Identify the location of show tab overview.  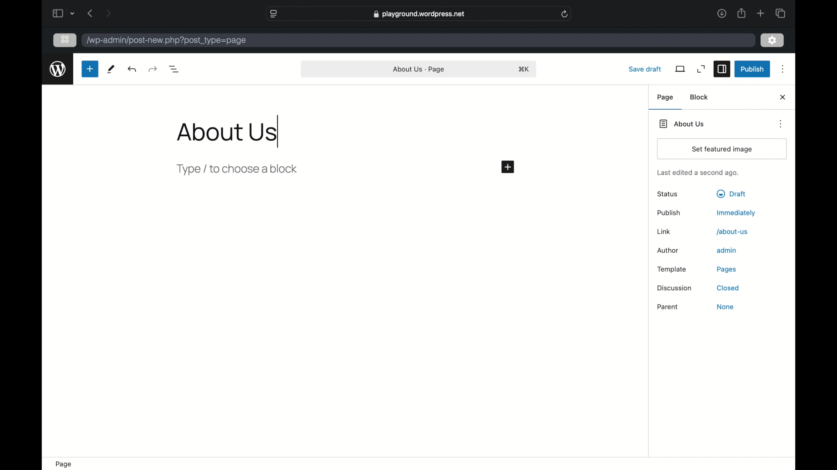
(781, 13).